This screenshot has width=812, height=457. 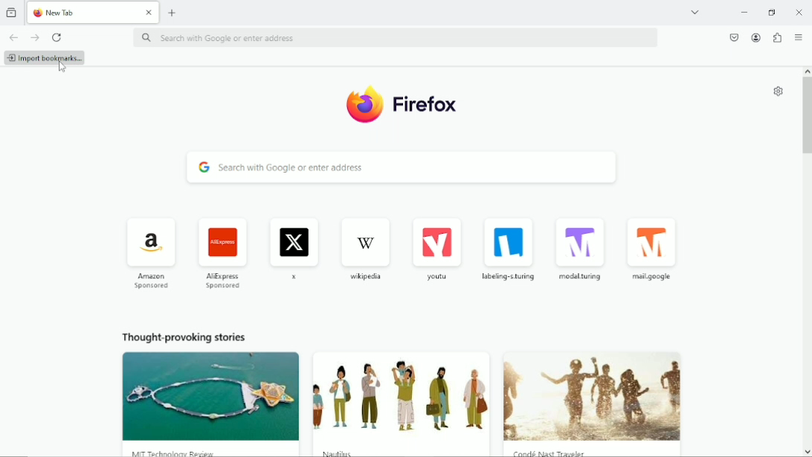 What do you see at coordinates (807, 116) in the screenshot?
I see `vertical scrollbar` at bounding box center [807, 116].